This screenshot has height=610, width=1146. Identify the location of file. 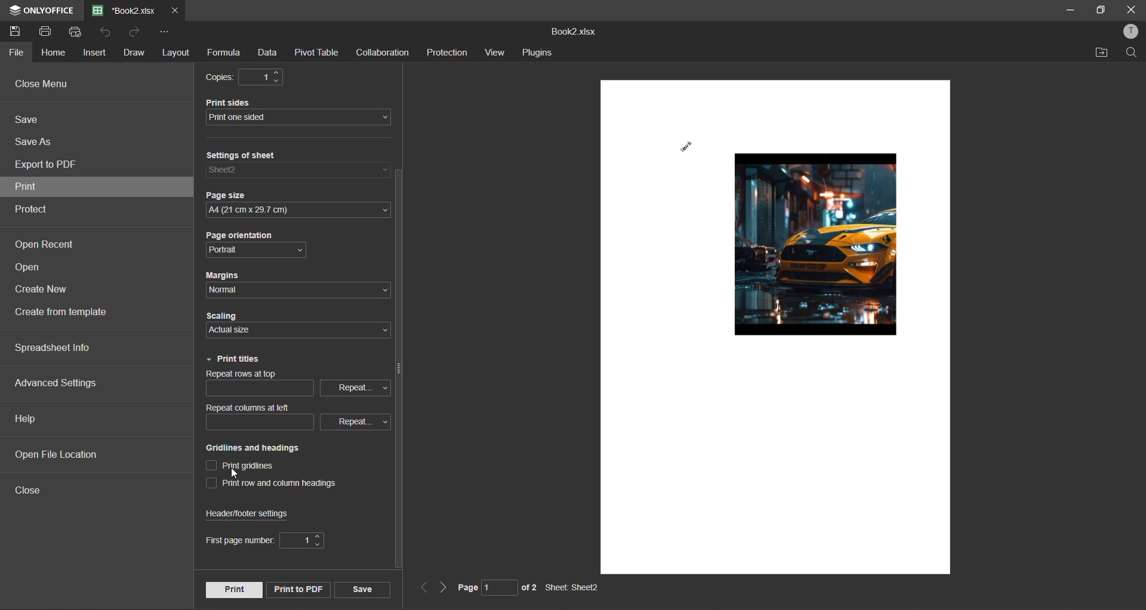
(15, 54).